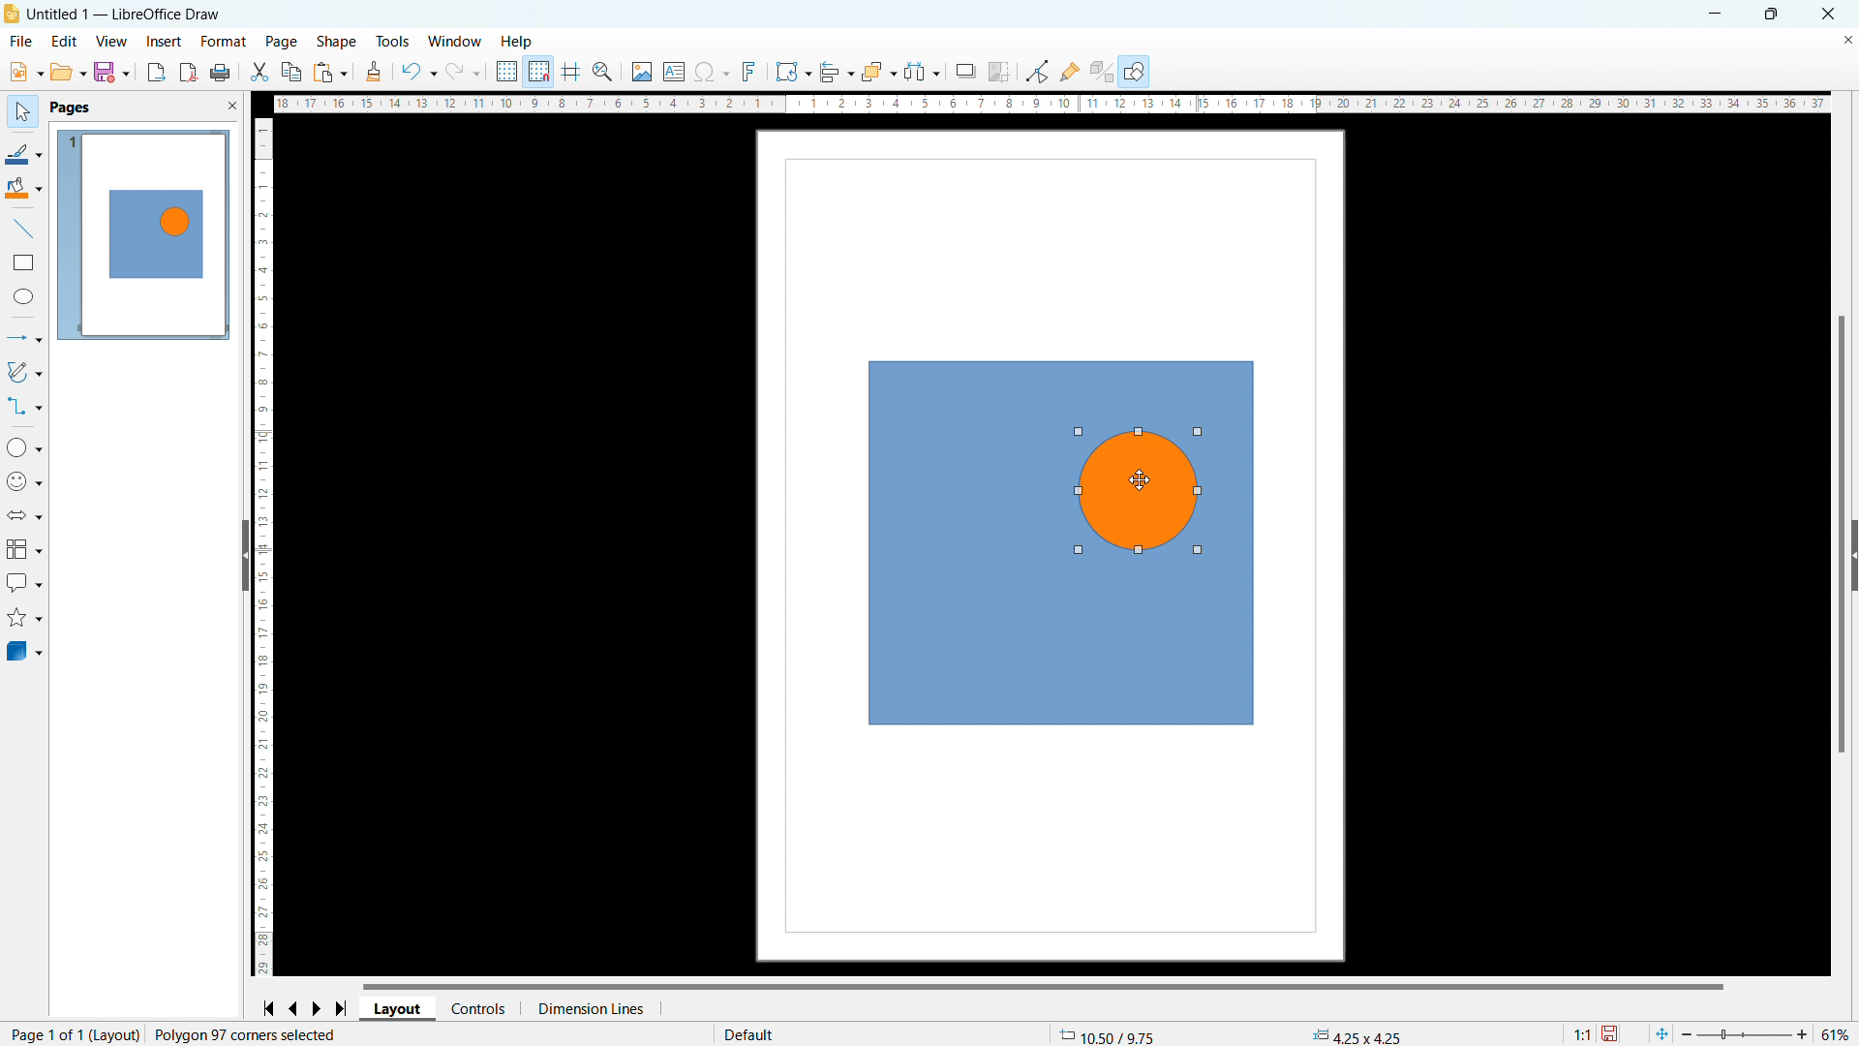 Image resolution: width=1859 pixels, height=1046 pixels. What do you see at coordinates (923, 72) in the screenshot?
I see `select at least three objects to distribute` at bounding box center [923, 72].